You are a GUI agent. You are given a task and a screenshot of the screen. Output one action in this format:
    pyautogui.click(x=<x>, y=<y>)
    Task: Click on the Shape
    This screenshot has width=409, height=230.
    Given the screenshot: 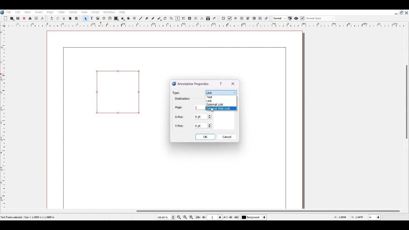 What is the action you would take?
    pyautogui.click(x=116, y=19)
    